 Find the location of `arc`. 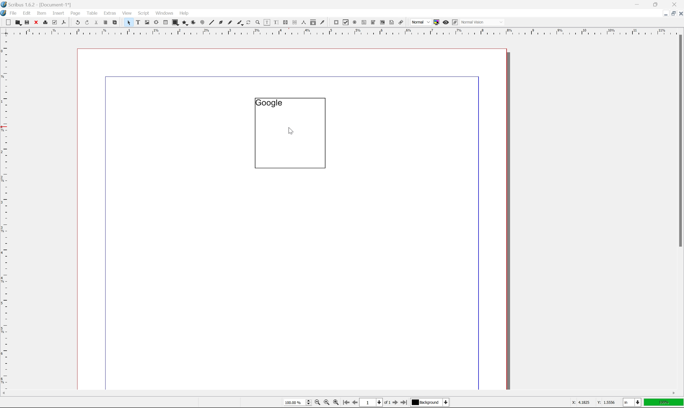

arc is located at coordinates (194, 23).